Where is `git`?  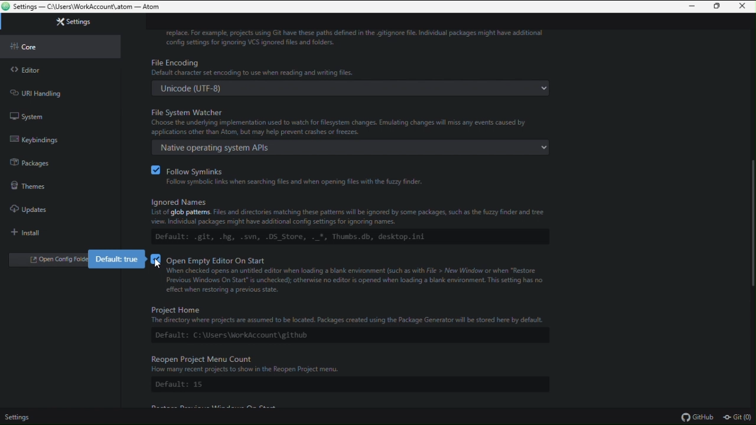
git is located at coordinates (739, 417).